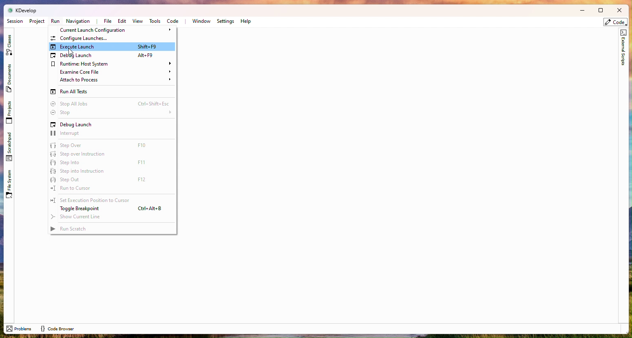  Describe the element at coordinates (116, 72) in the screenshot. I see `Examine Corefile` at that location.